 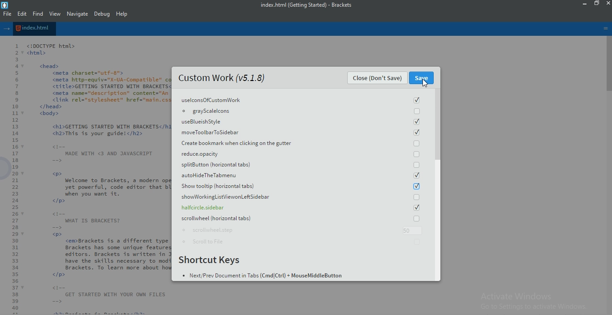 I want to click on Create bookmark when clicking on the gutter, so click(x=301, y=143).